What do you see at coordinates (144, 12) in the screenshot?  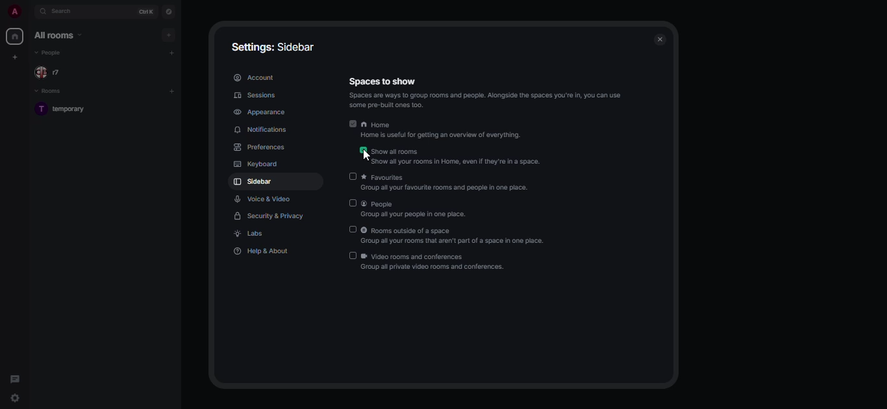 I see `ctrl K` at bounding box center [144, 12].